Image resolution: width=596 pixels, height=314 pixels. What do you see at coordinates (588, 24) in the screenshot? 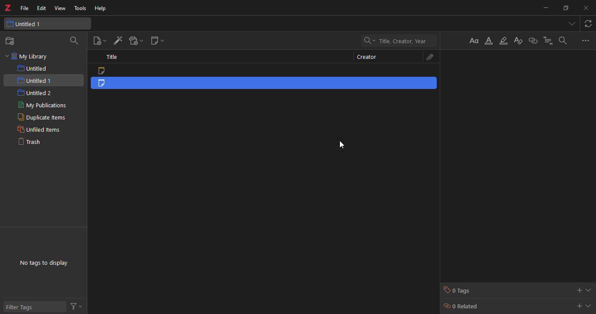
I see `sync` at bounding box center [588, 24].